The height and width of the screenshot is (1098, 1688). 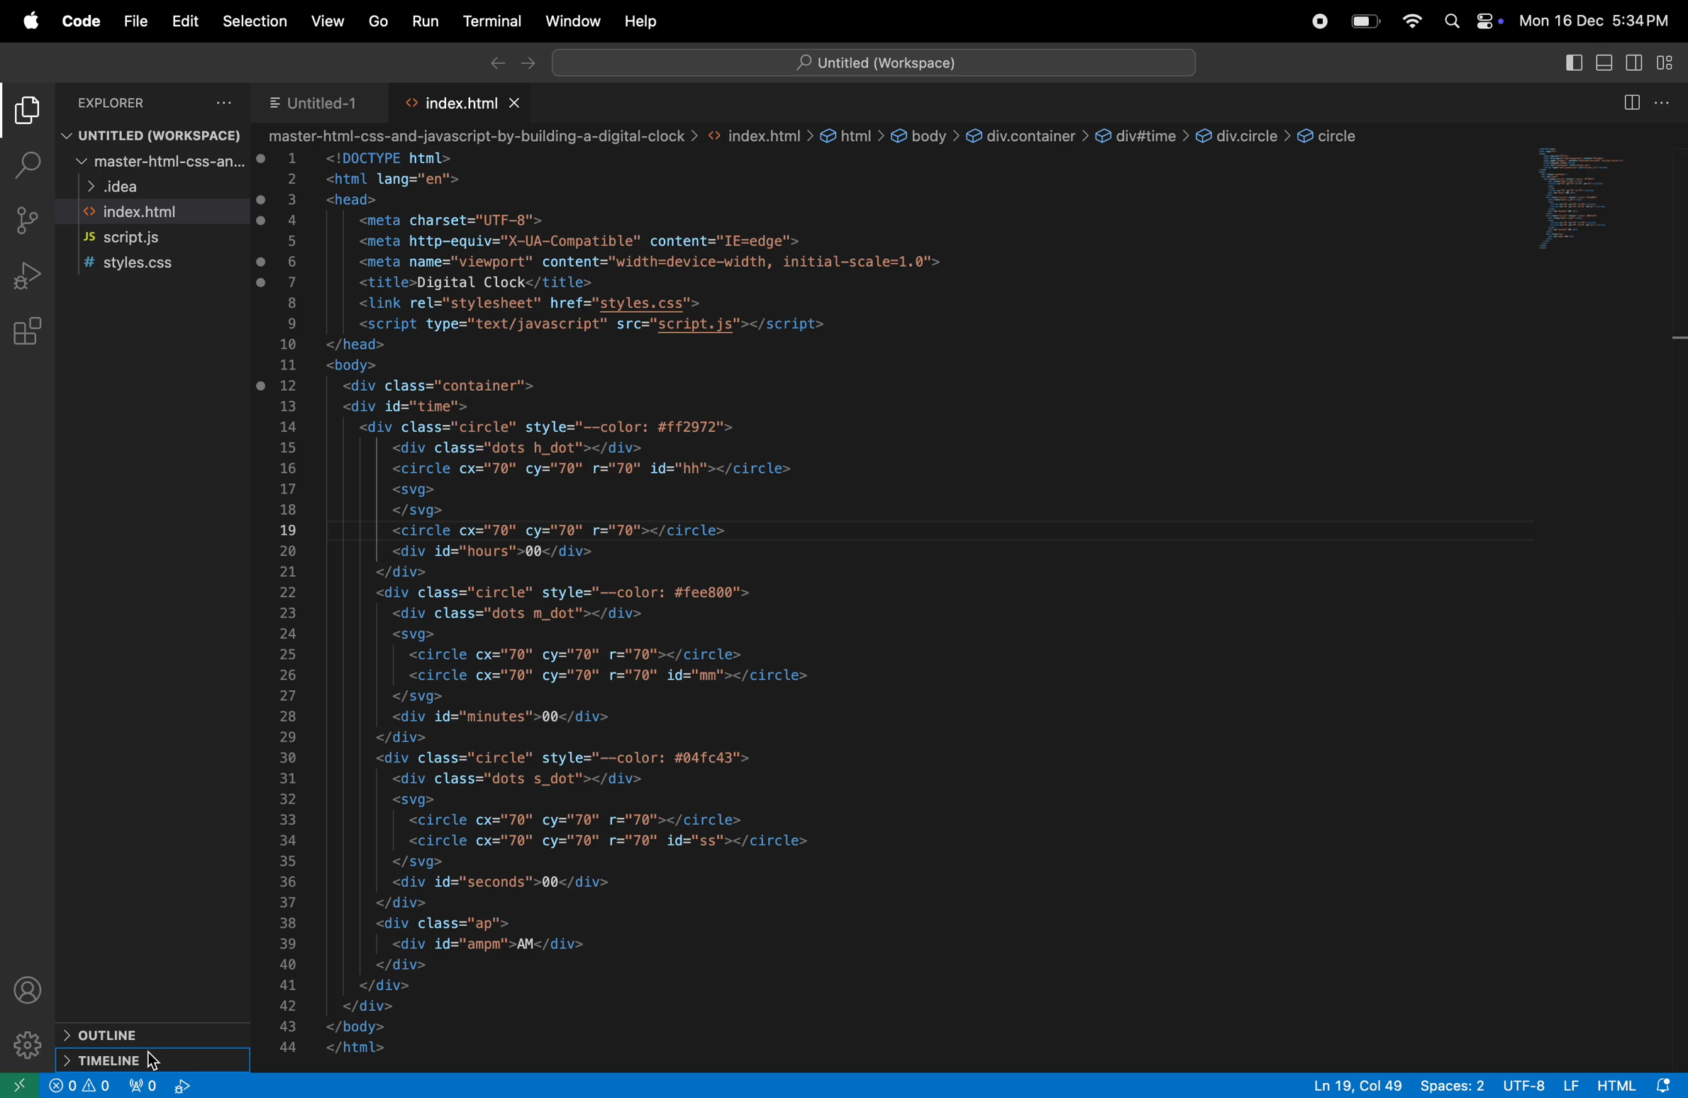 What do you see at coordinates (84, 1086) in the screenshot?
I see `alert` at bounding box center [84, 1086].